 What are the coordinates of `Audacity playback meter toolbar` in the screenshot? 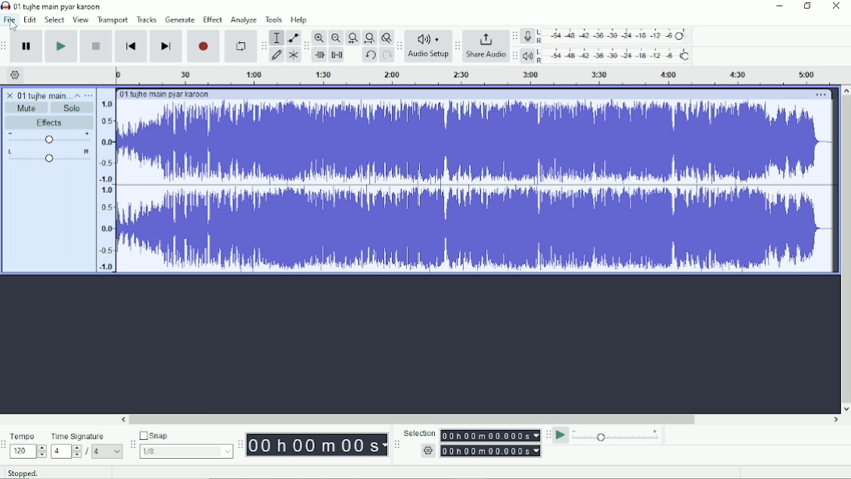 It's located at (516, 55).